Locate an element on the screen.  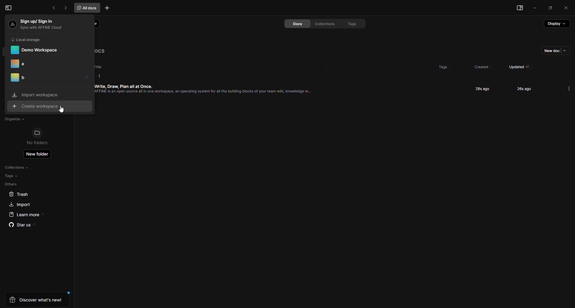
others is located at coordinates (11, 184).